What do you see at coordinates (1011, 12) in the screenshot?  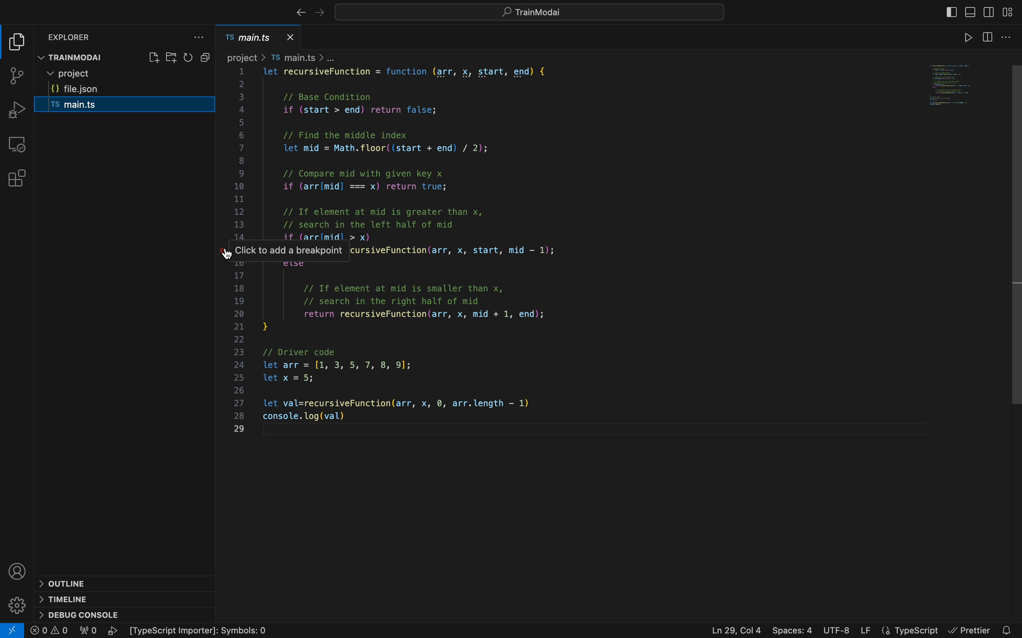 I see `layouts` at bounding box center [1011, 12].